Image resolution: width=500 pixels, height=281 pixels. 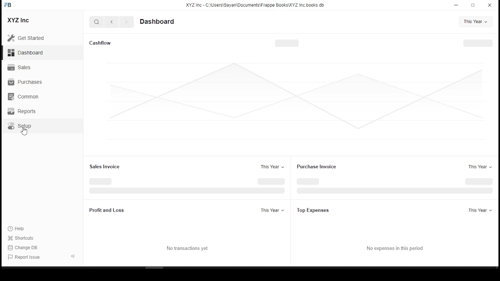 I want to click on next, so click(x=126, y=22).